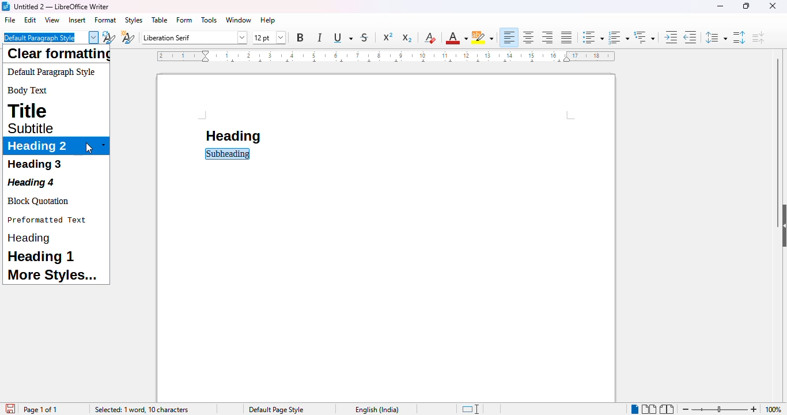 The image size is (787, 415). Describe the element at coordinates (10, 20) in the screenshot. I see `file` at that location.